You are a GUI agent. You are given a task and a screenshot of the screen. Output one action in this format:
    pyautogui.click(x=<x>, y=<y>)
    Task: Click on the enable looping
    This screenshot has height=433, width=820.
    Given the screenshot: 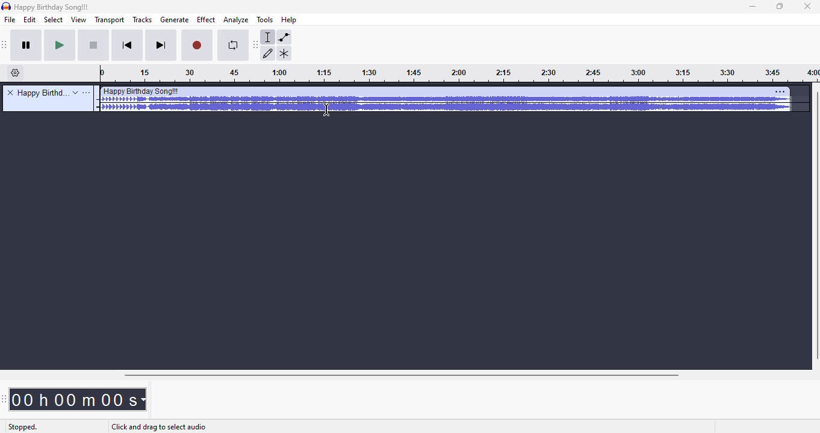 What is the action you would take?
    pyautogui.click(x=231, y=46)
    